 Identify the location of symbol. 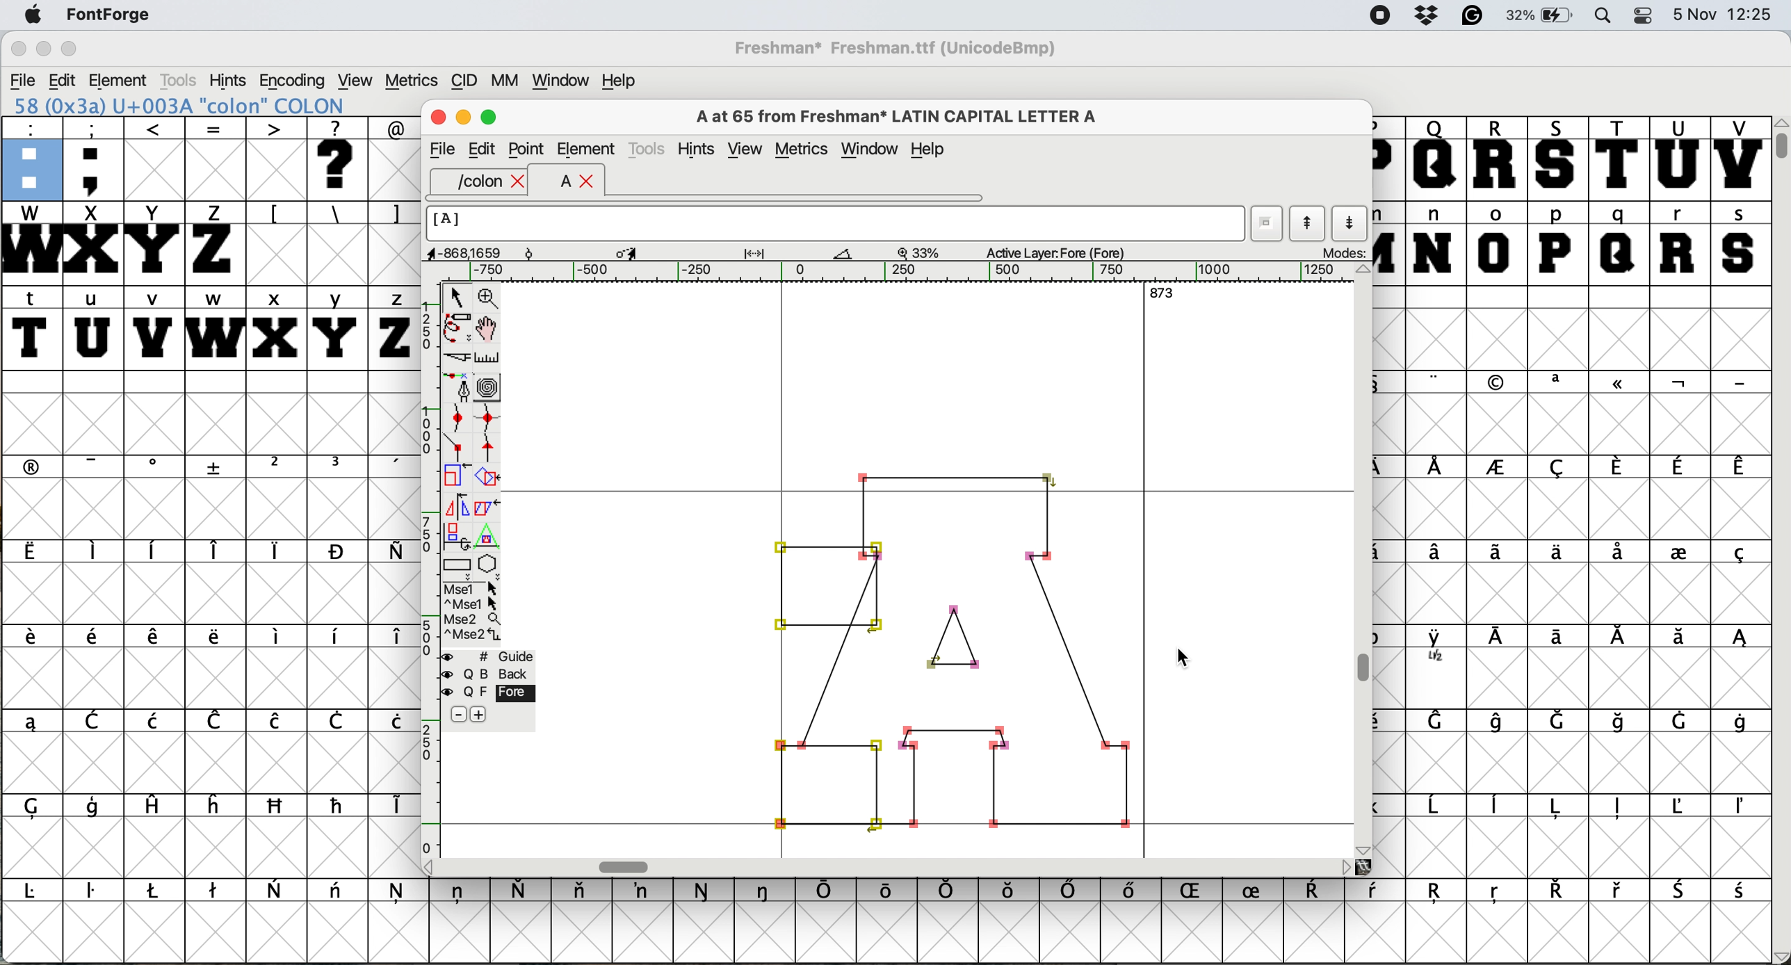
(339, 893).